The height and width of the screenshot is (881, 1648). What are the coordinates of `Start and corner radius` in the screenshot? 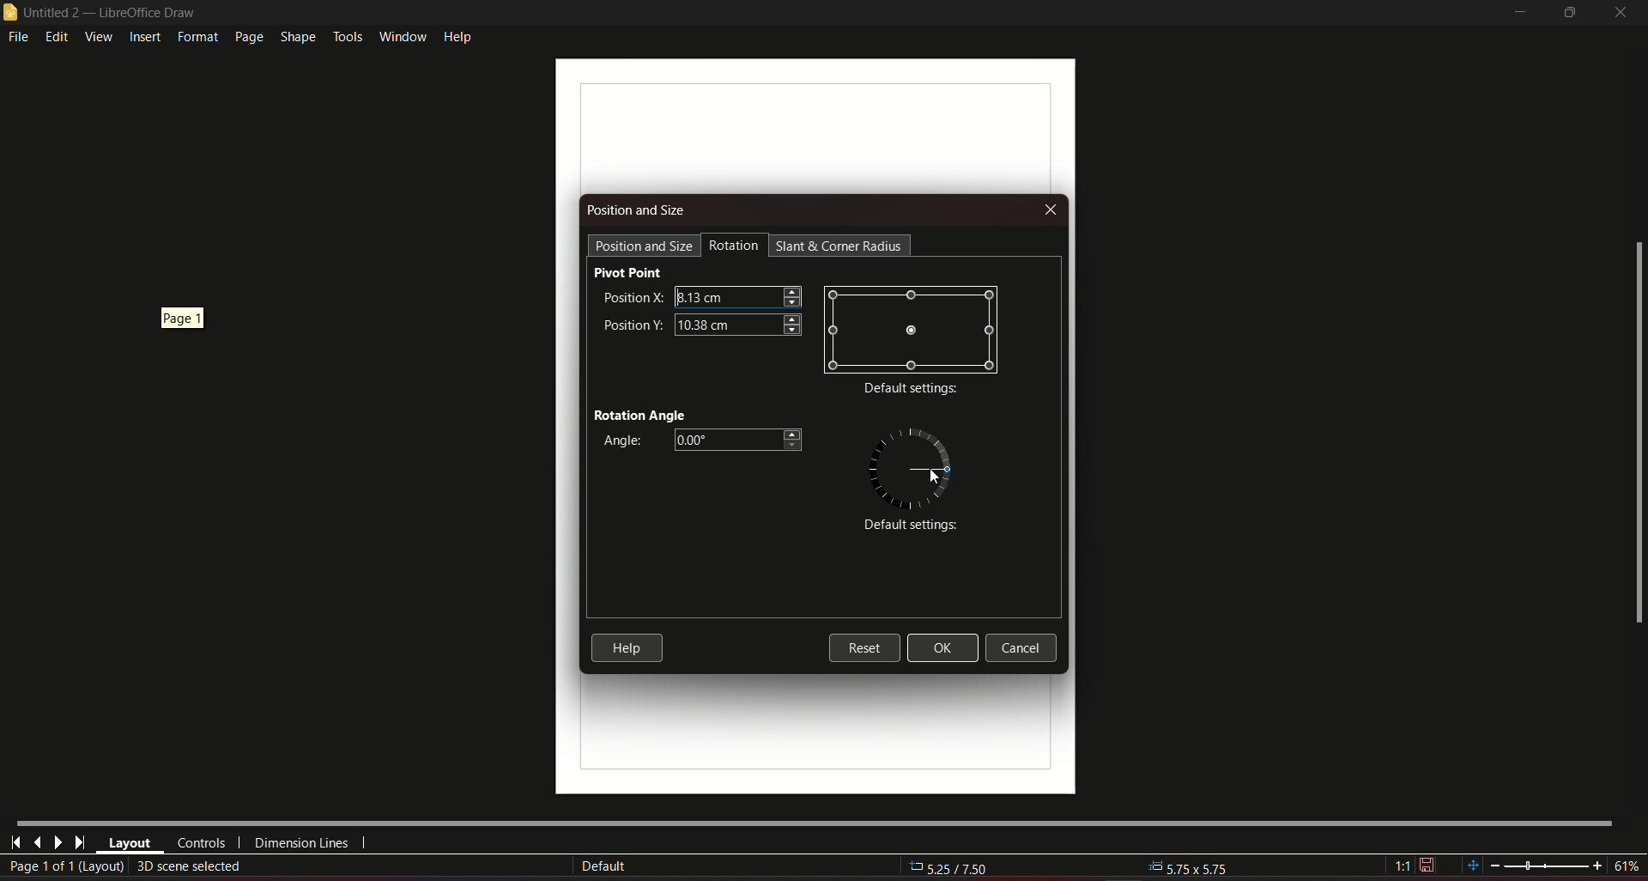 It's located at (841, 246).